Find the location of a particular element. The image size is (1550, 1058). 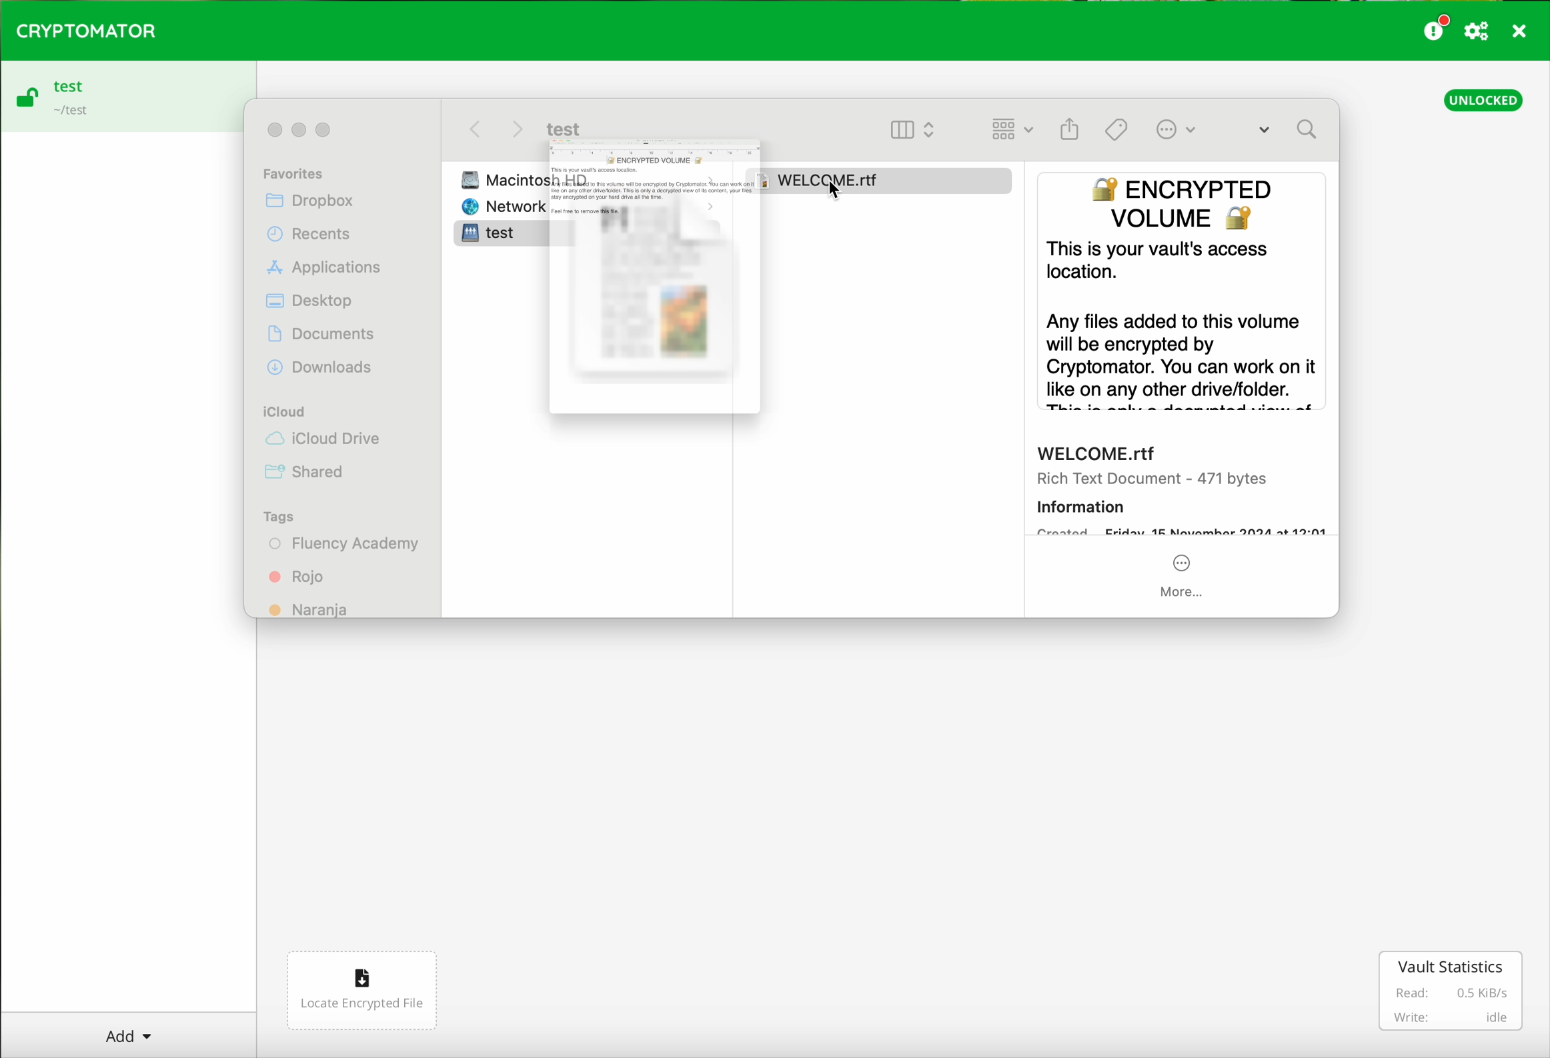

CRYPTOMATOR is located at coordinates (86, 29).